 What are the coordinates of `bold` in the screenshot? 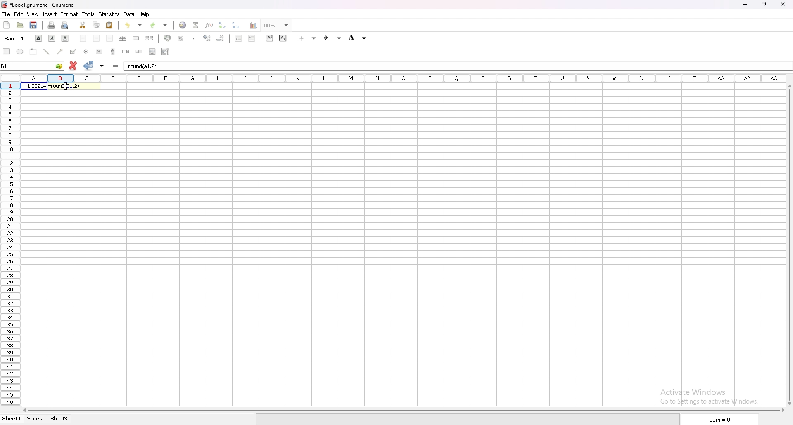 It's located at (39, 38).